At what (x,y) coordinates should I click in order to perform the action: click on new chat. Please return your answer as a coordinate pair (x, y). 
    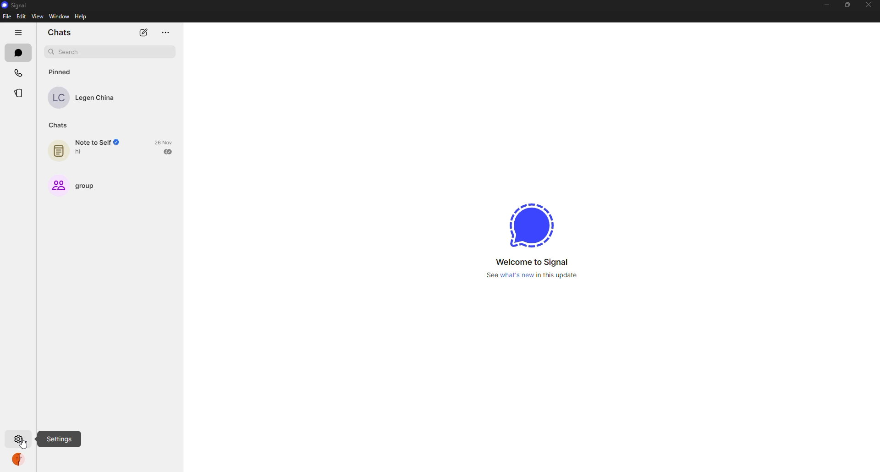
    Looking at the image, I should click on (143, 33).